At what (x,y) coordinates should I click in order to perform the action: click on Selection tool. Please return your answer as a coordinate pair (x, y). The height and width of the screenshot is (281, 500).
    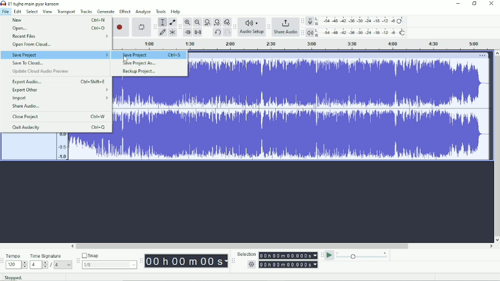
    Looking at the image, I should click on (163, 22).